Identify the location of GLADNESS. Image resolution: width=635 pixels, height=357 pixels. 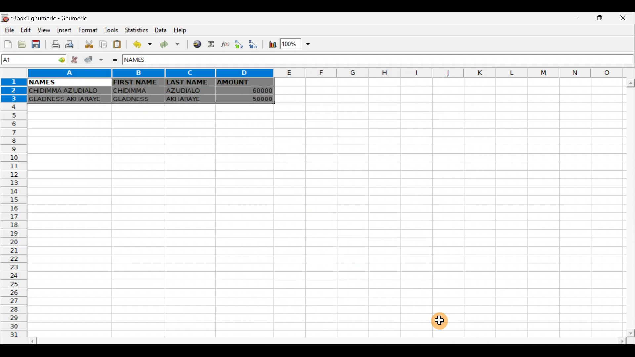
(137, 90).